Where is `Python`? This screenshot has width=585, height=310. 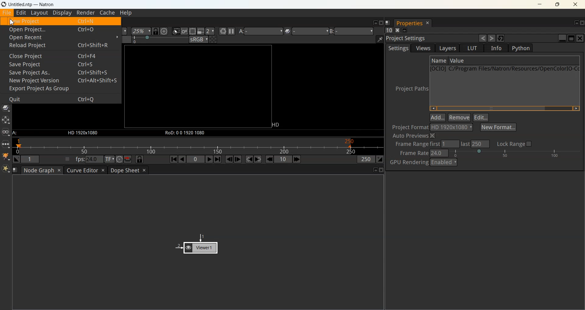
Python is located at coordinates (520, 48).